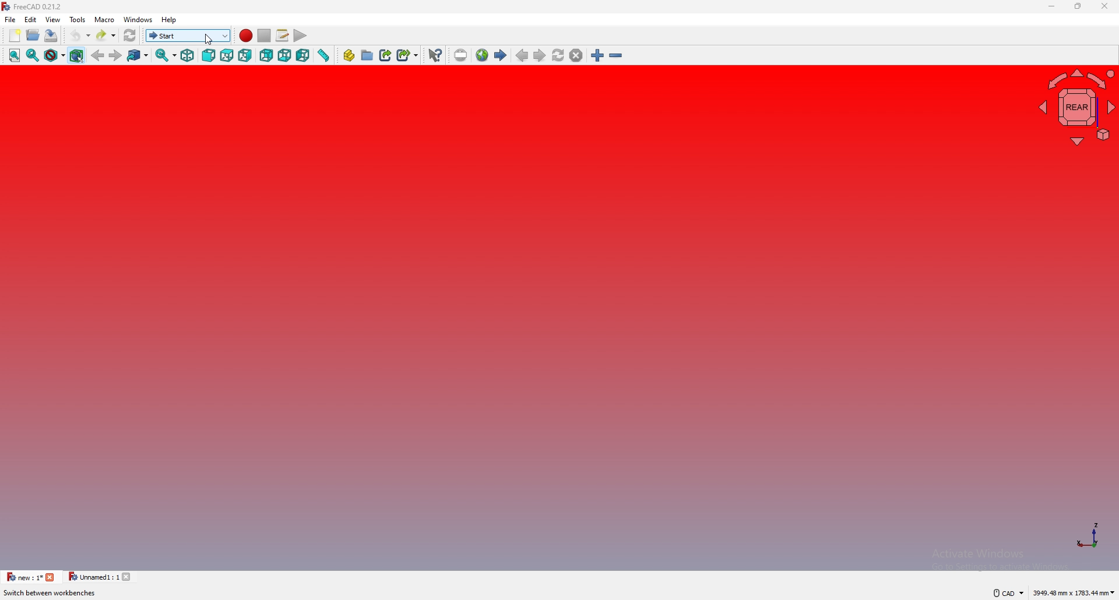 The width and height of the screenshot is (1119, 600). What do you see at coordinates (1079, 6) in the screenshot?
I see `resize` at bounding box center [1079, 6].